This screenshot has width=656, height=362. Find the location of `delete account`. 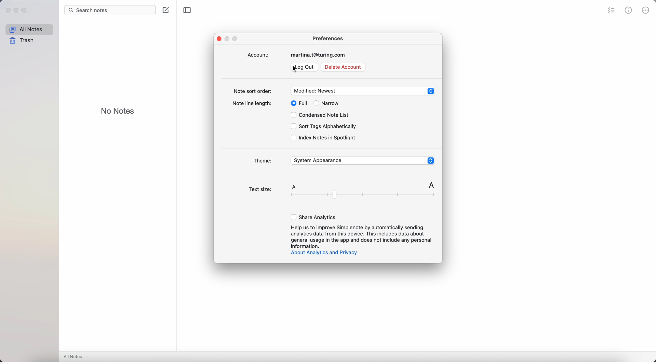

delete account is located at coordinates (343, 67).